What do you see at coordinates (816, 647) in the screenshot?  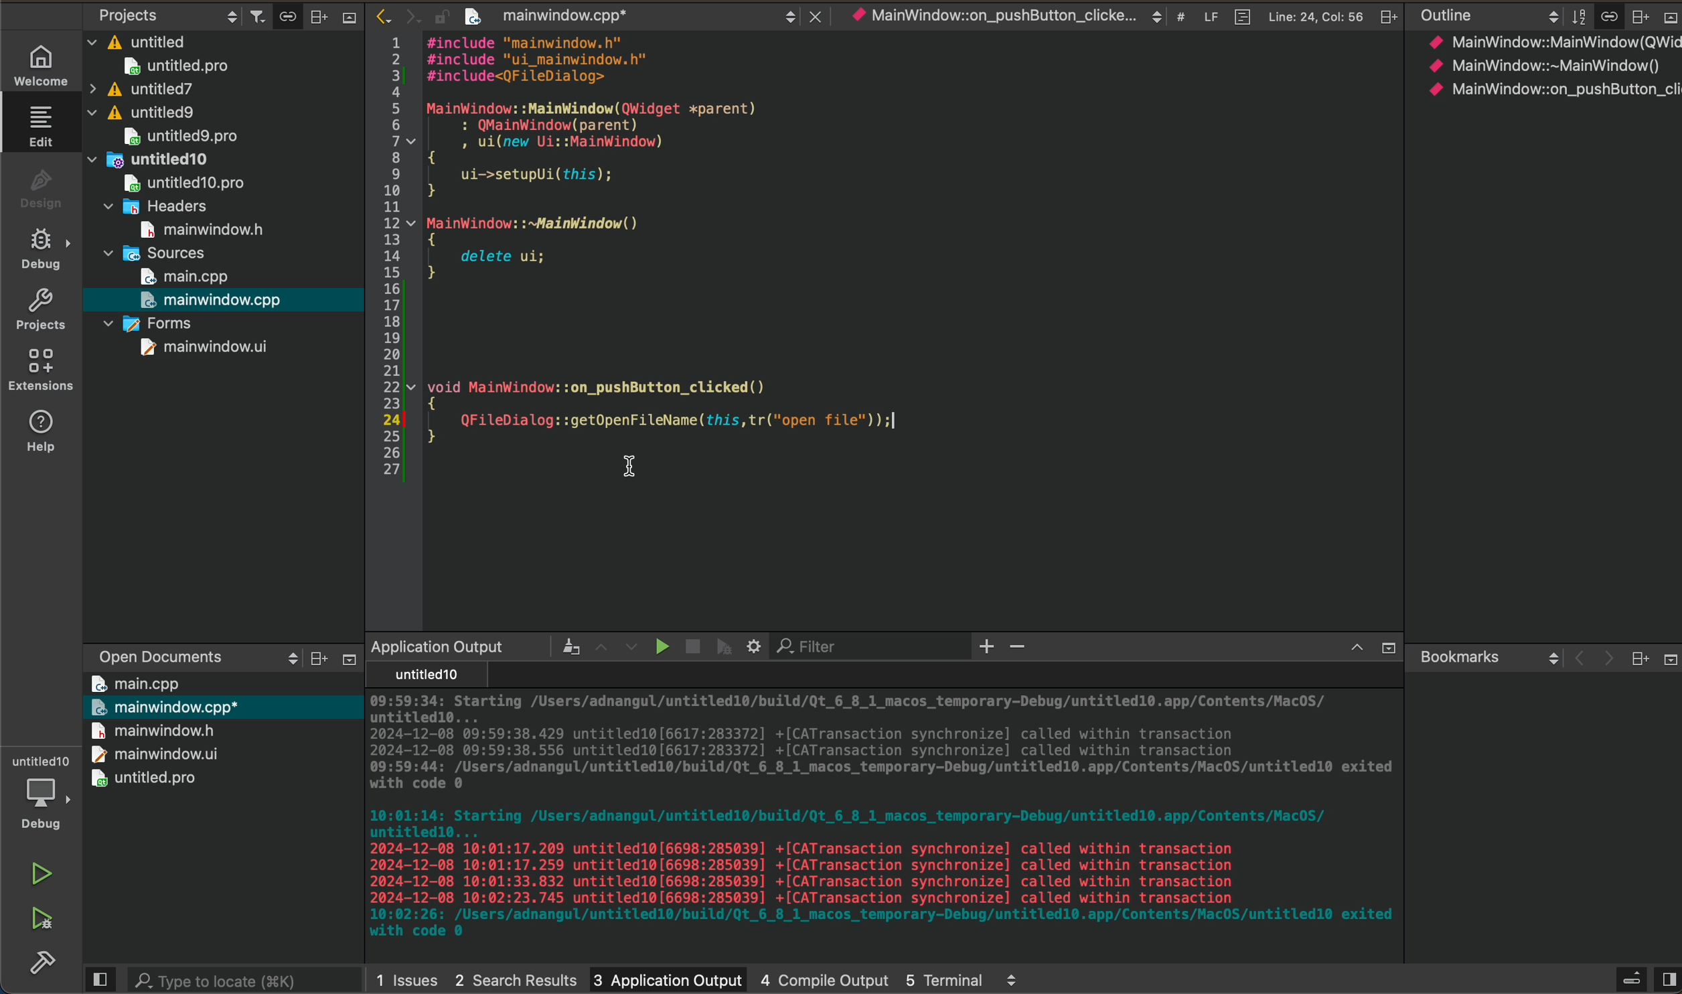 I see `filter` at bounding box center [816, 647].